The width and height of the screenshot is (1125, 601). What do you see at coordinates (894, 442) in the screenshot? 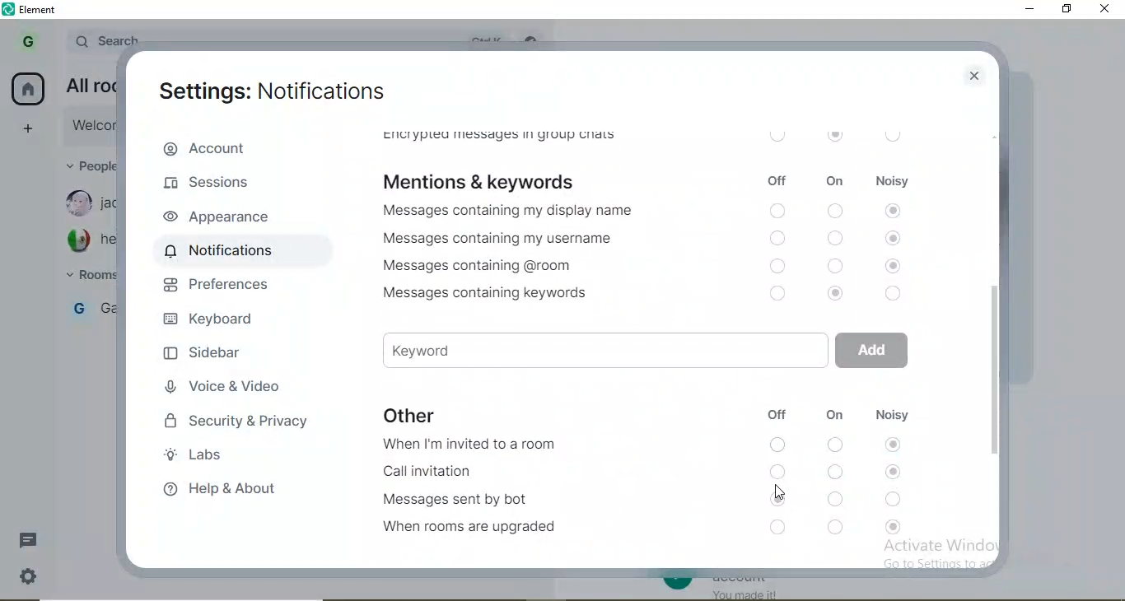
I see `noisy switch` at bounding box center [894, 442].